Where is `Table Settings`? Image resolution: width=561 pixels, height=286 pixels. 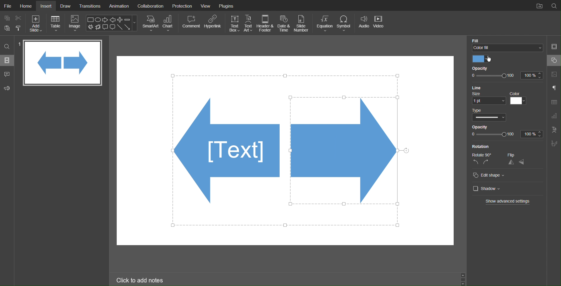 Table Settings is located at coordinates (554, 102).